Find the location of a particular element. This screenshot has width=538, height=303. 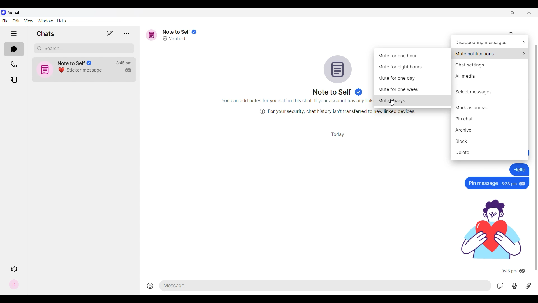

Note to Self  is located at coordinates (180, 31).